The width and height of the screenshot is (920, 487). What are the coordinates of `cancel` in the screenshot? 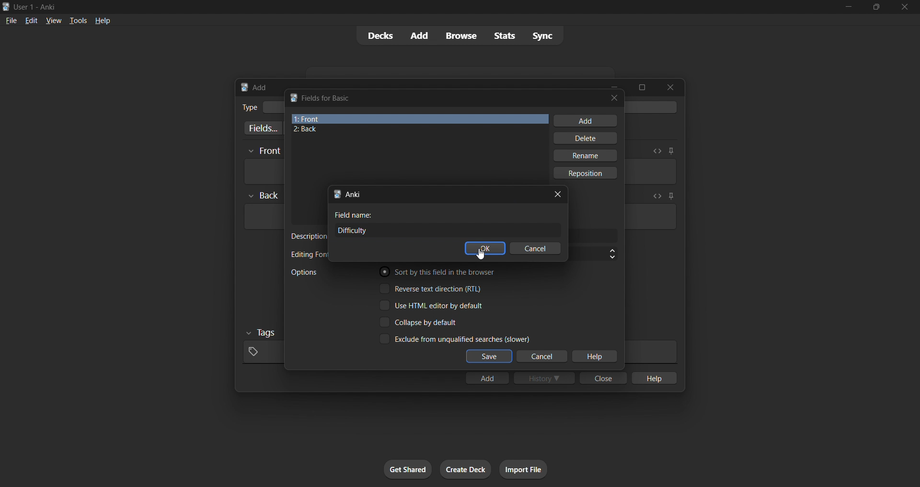 It's located at (543, 357).